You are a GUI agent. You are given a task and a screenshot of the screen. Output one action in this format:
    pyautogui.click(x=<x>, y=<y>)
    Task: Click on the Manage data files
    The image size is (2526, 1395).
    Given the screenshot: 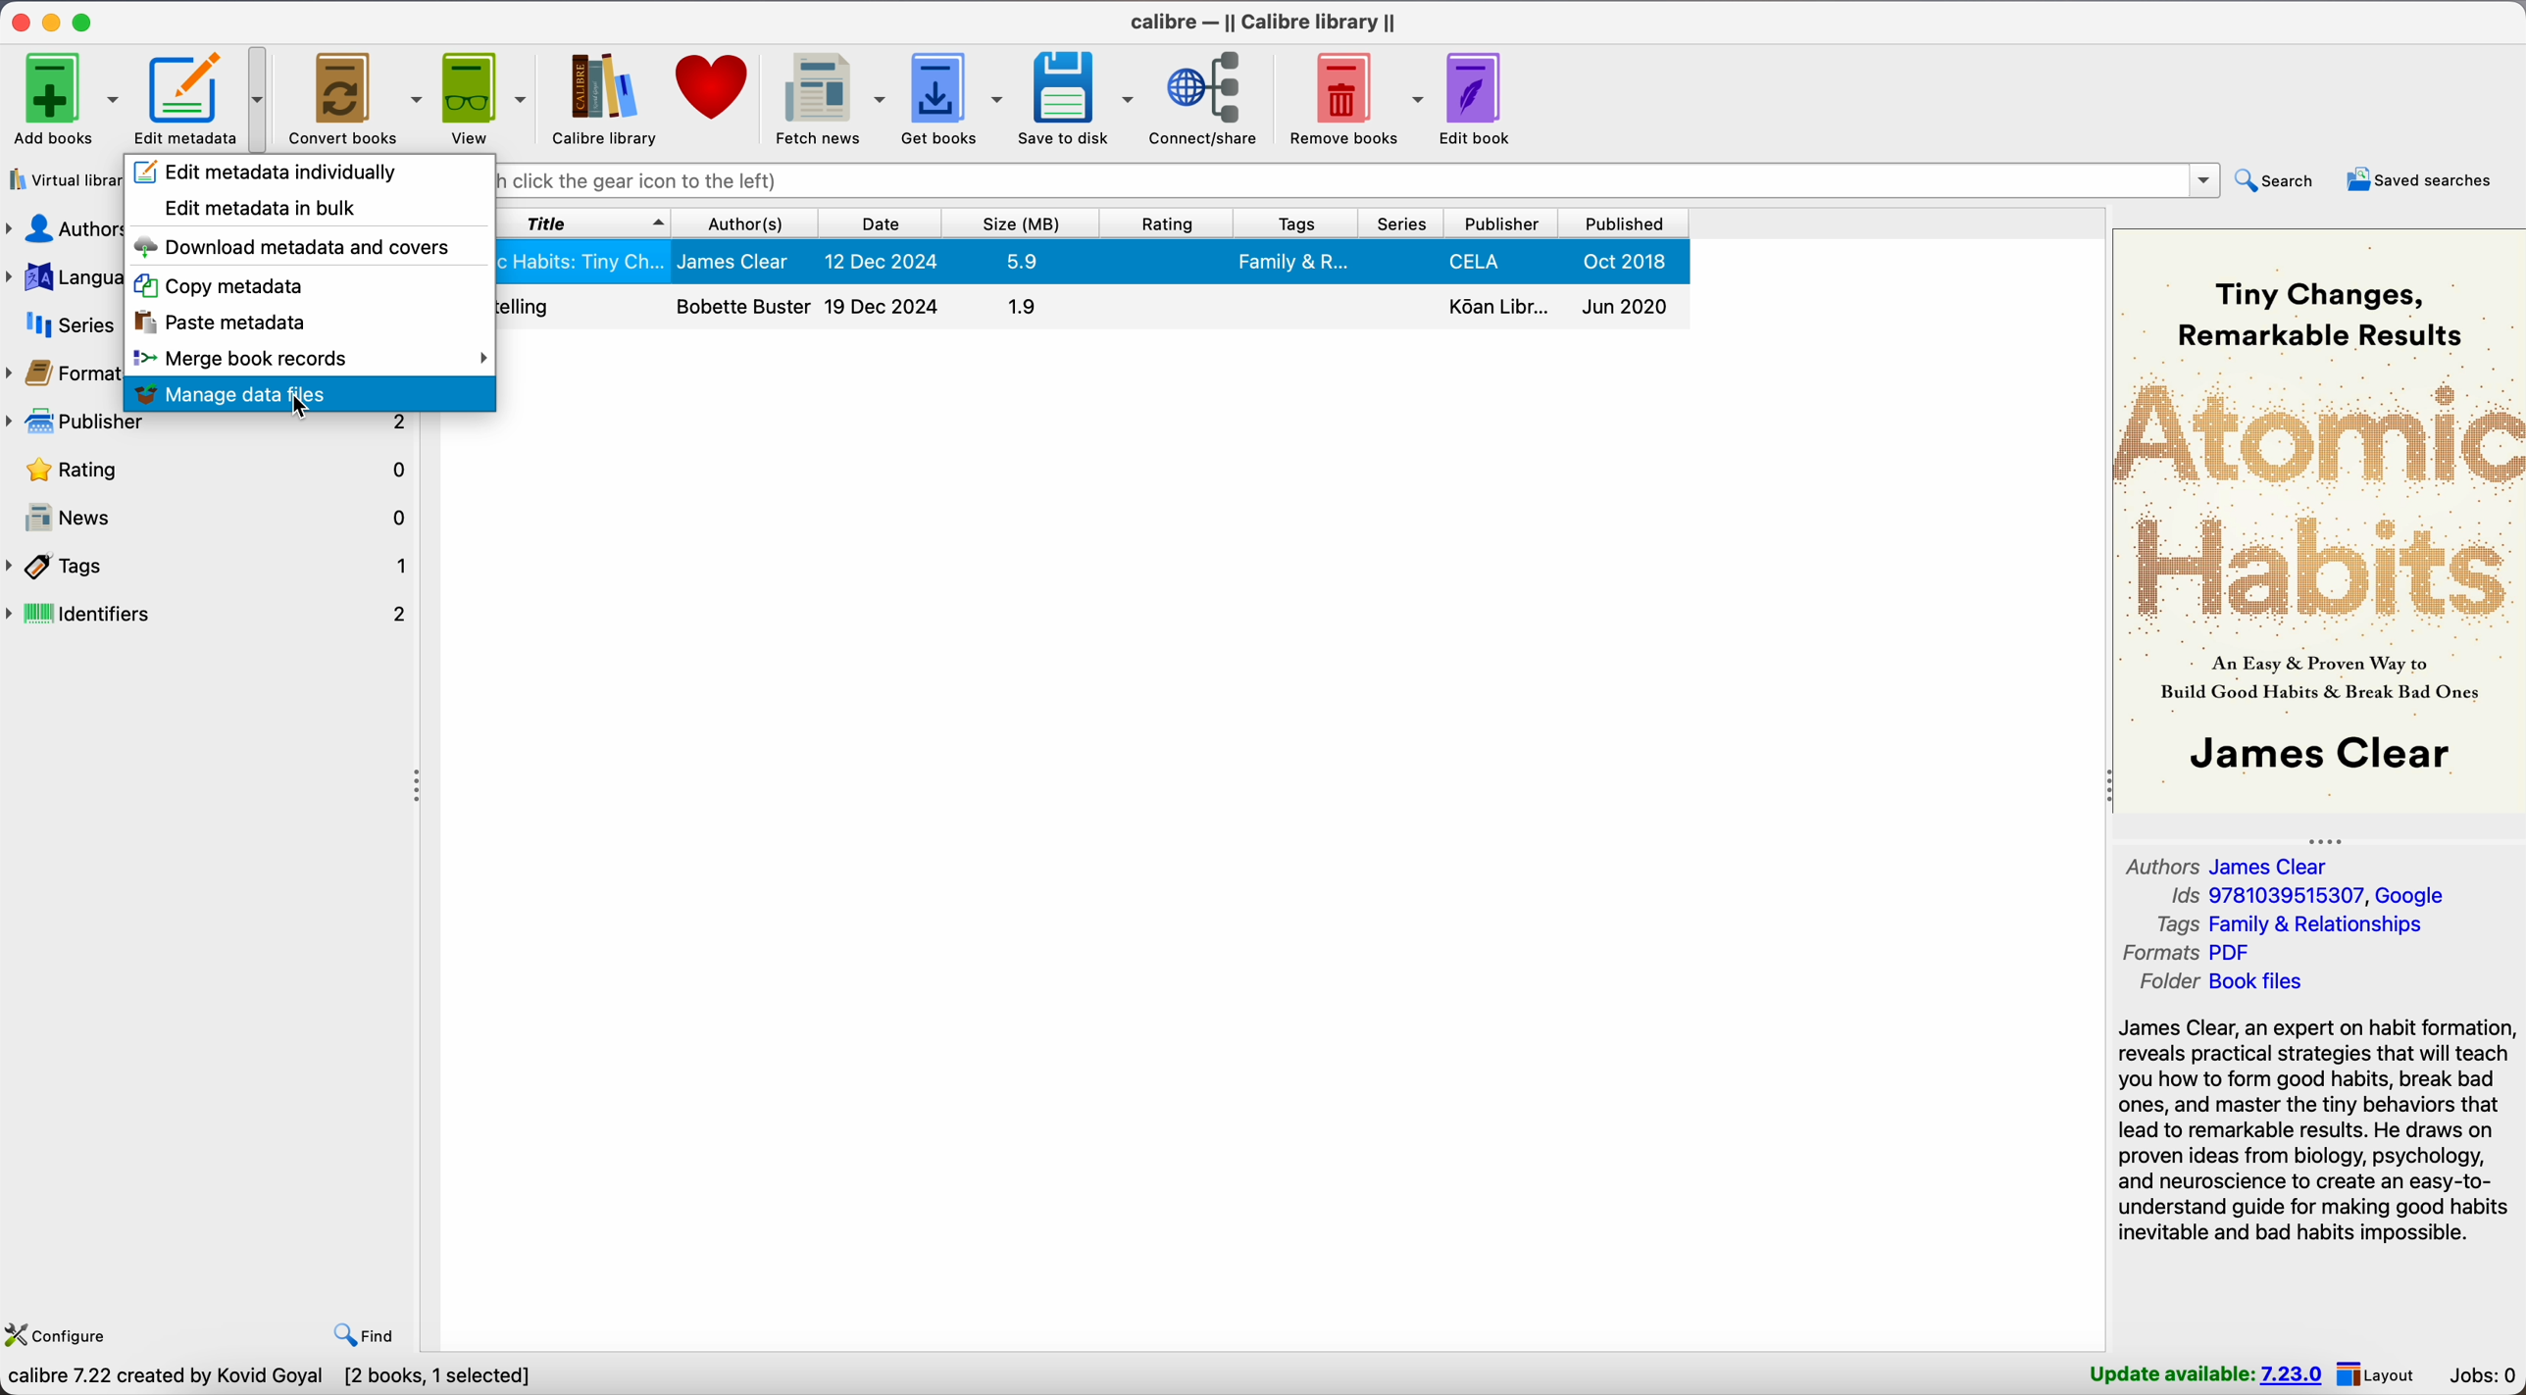 What is the action you would take?
    pyautogui.click(x=311, y=394)
    